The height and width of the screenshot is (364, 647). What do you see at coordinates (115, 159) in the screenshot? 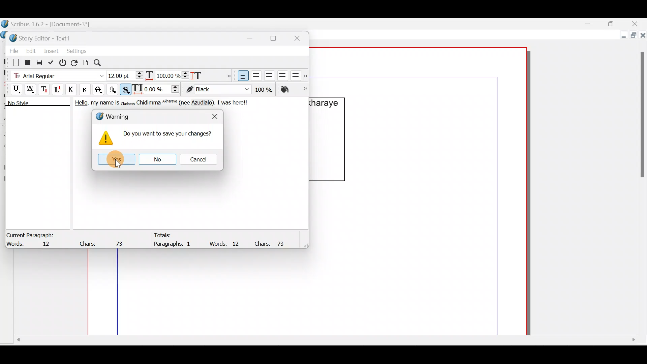
I see `Yes` at bounding box center [115, 159].